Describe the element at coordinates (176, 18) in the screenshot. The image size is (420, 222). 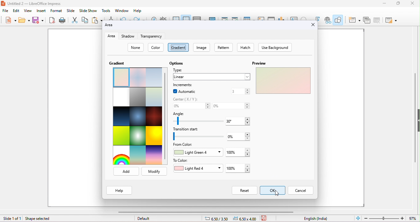
I see `display grid` at that location.